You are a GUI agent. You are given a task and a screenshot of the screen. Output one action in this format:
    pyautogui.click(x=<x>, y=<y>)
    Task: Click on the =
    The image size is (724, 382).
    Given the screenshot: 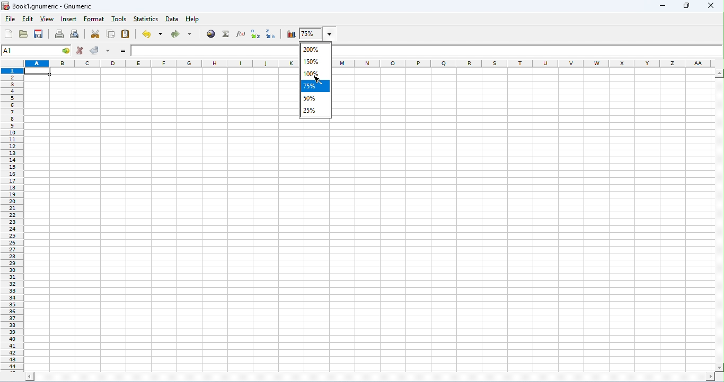 What is the action you would take?
    pyautogui.click(x=123, y=51)
    